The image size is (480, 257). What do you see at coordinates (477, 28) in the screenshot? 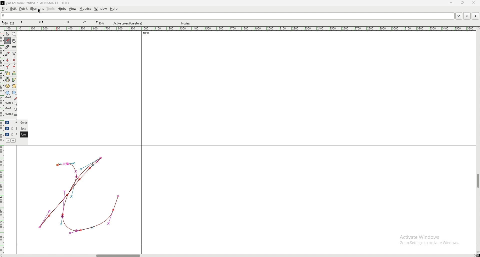
I see `scroll up` at bounding box center [477, 28].